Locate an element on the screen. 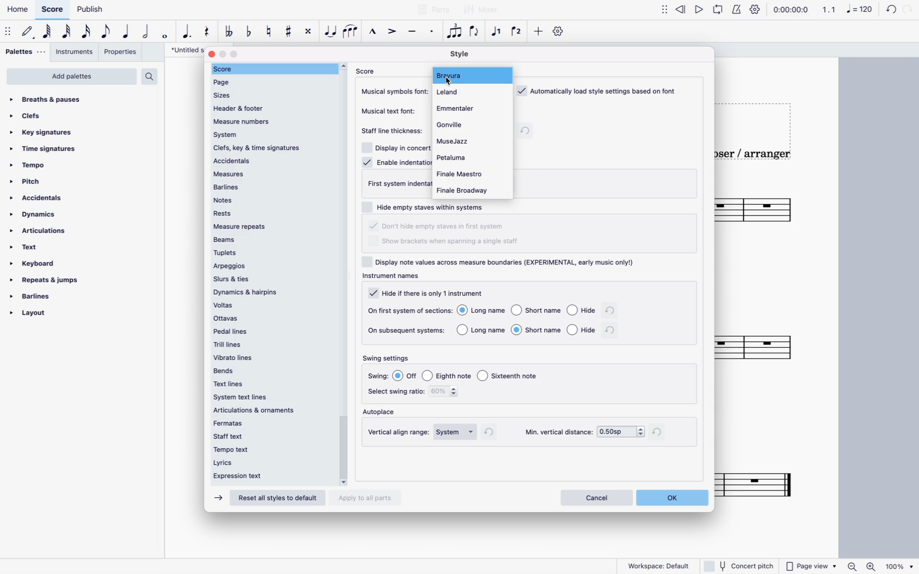 This screenshot has height=574, width=919. load style based on font is located at coordinates (601, 90).